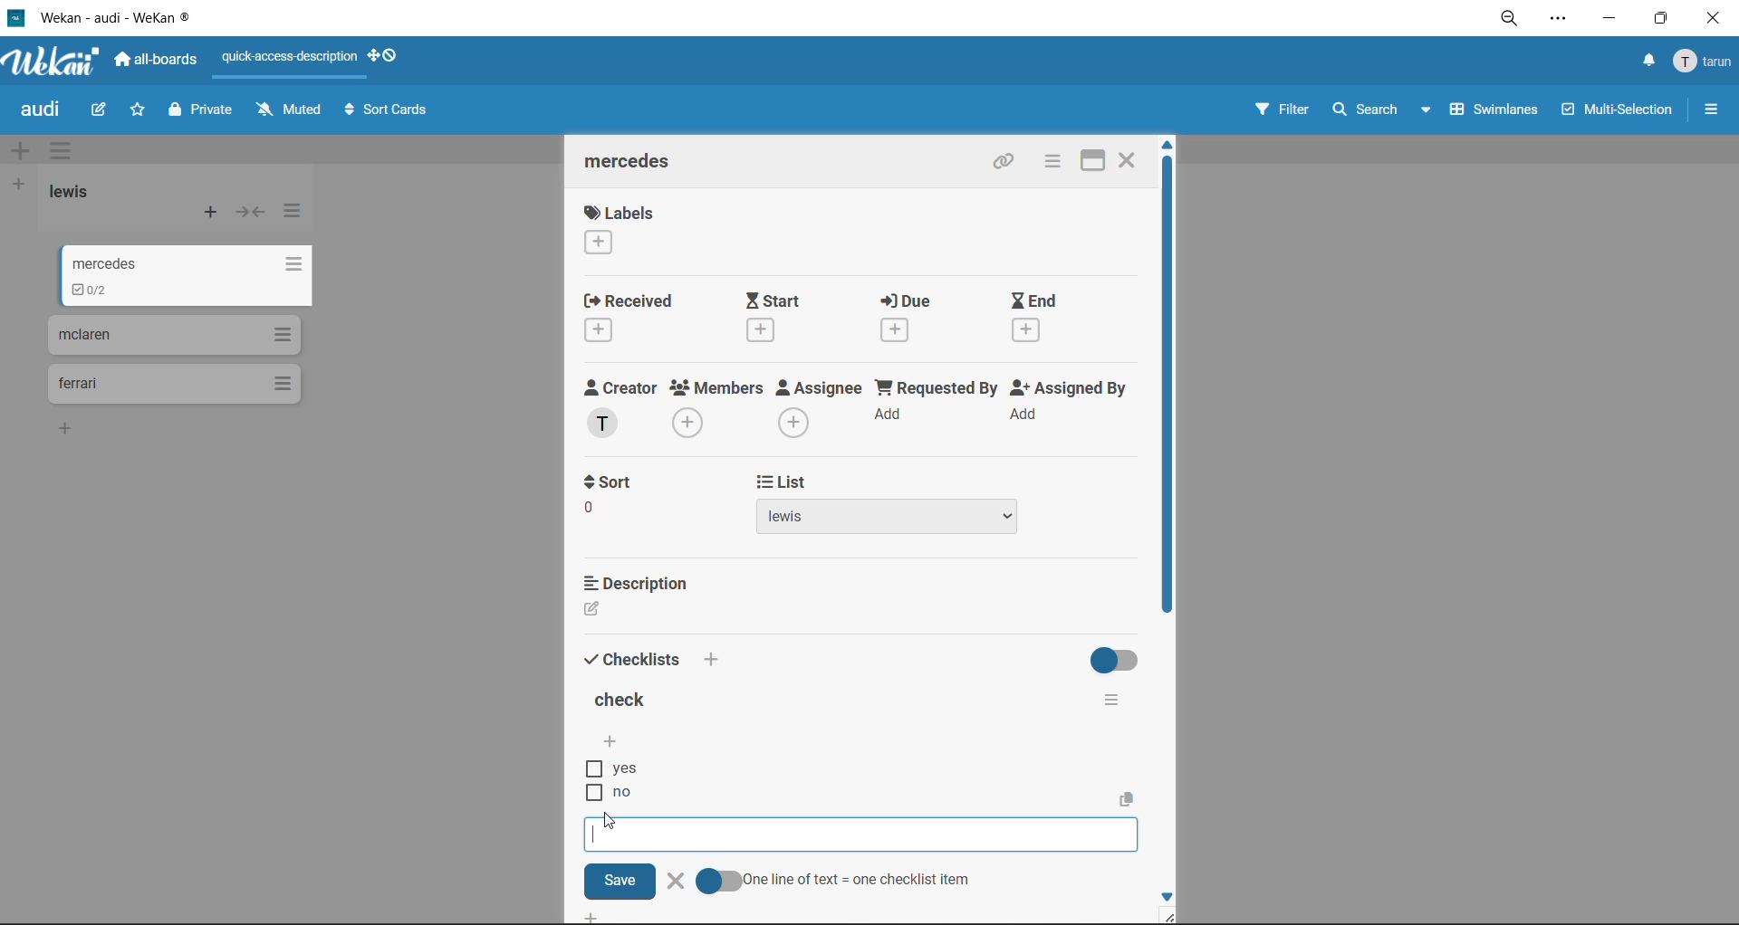  Describe the element at coordinates (929, 482) in the screenshot. I see `list` at that location.